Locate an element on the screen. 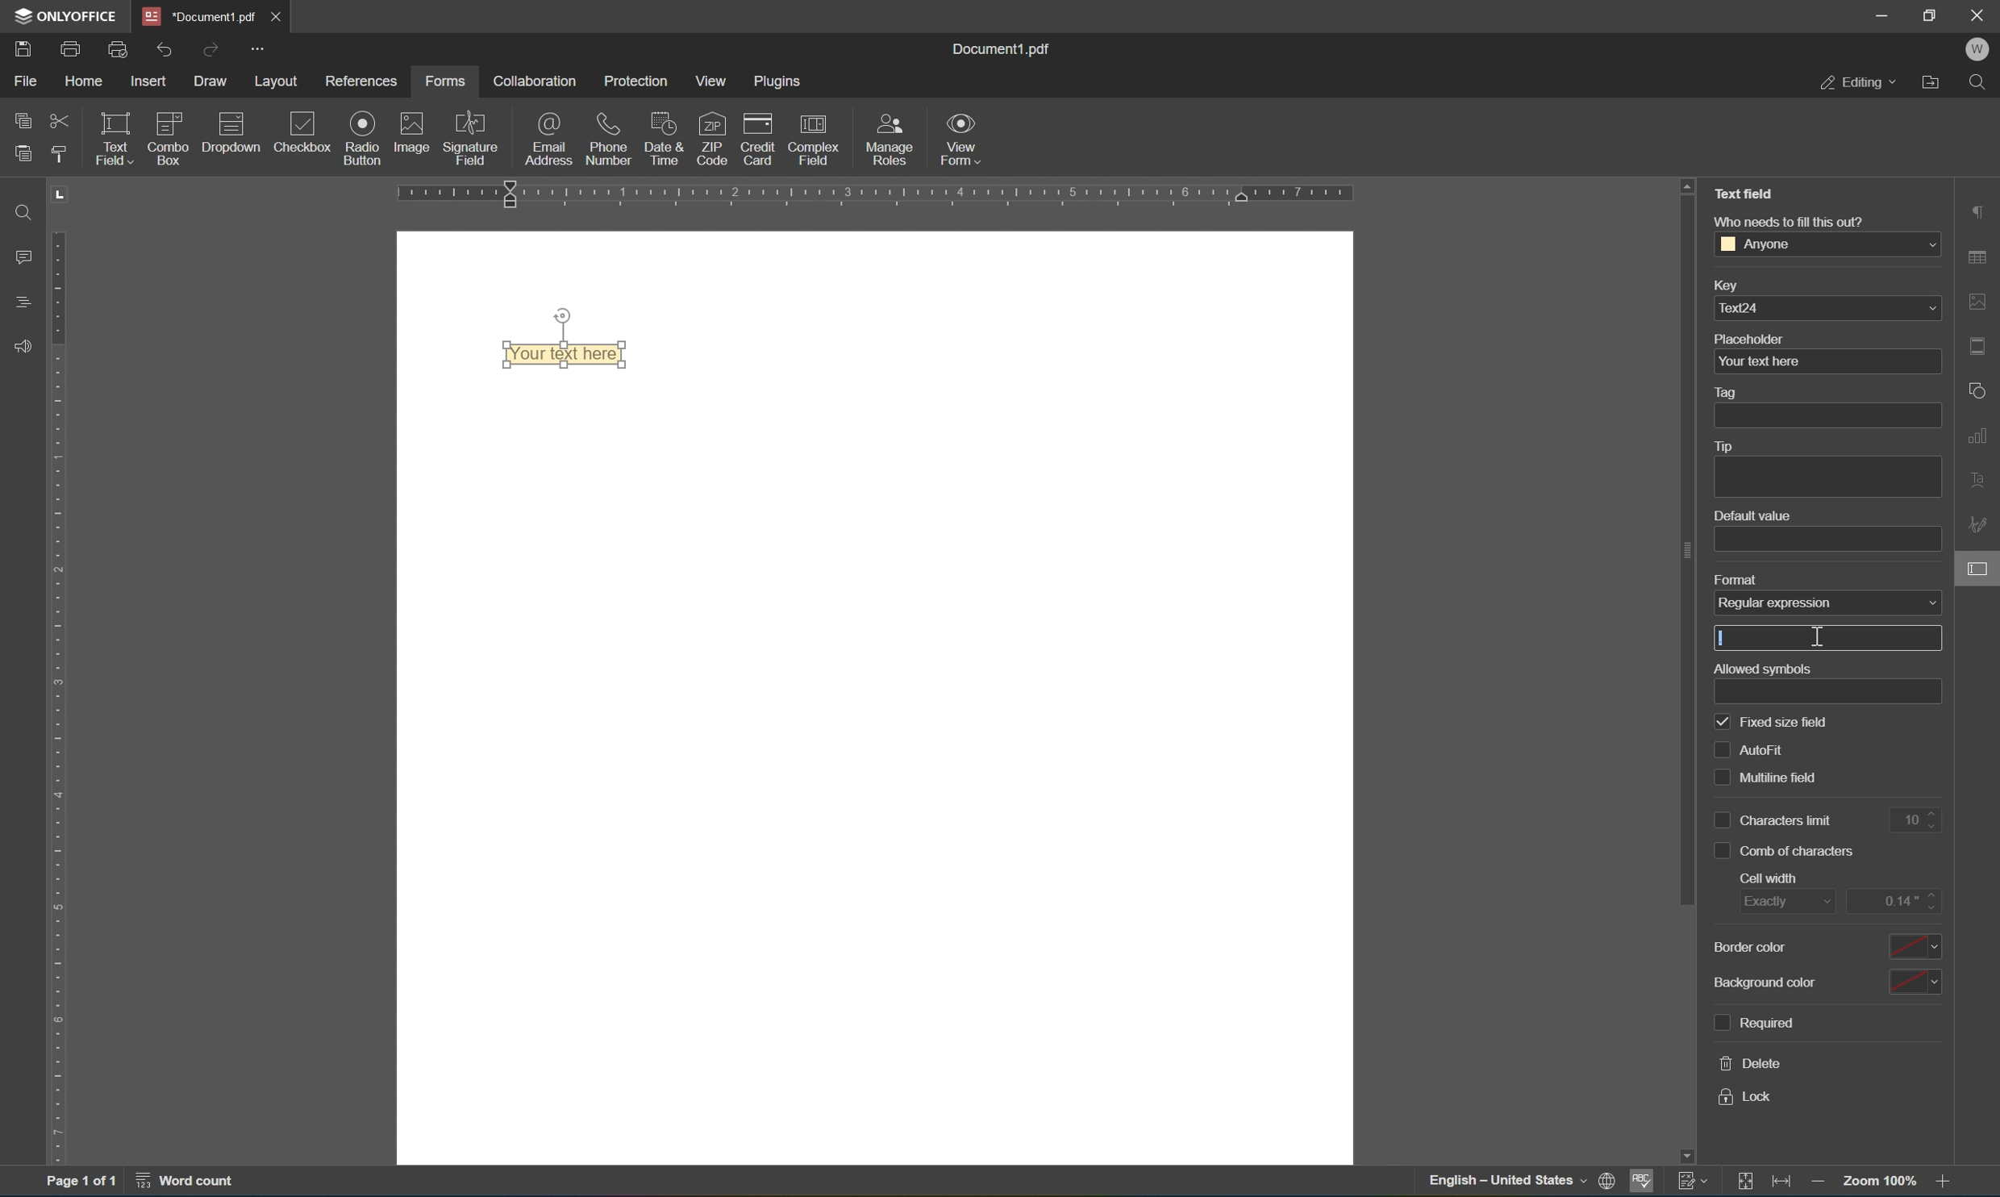  placeholder is located at coordinates (1749, 339).